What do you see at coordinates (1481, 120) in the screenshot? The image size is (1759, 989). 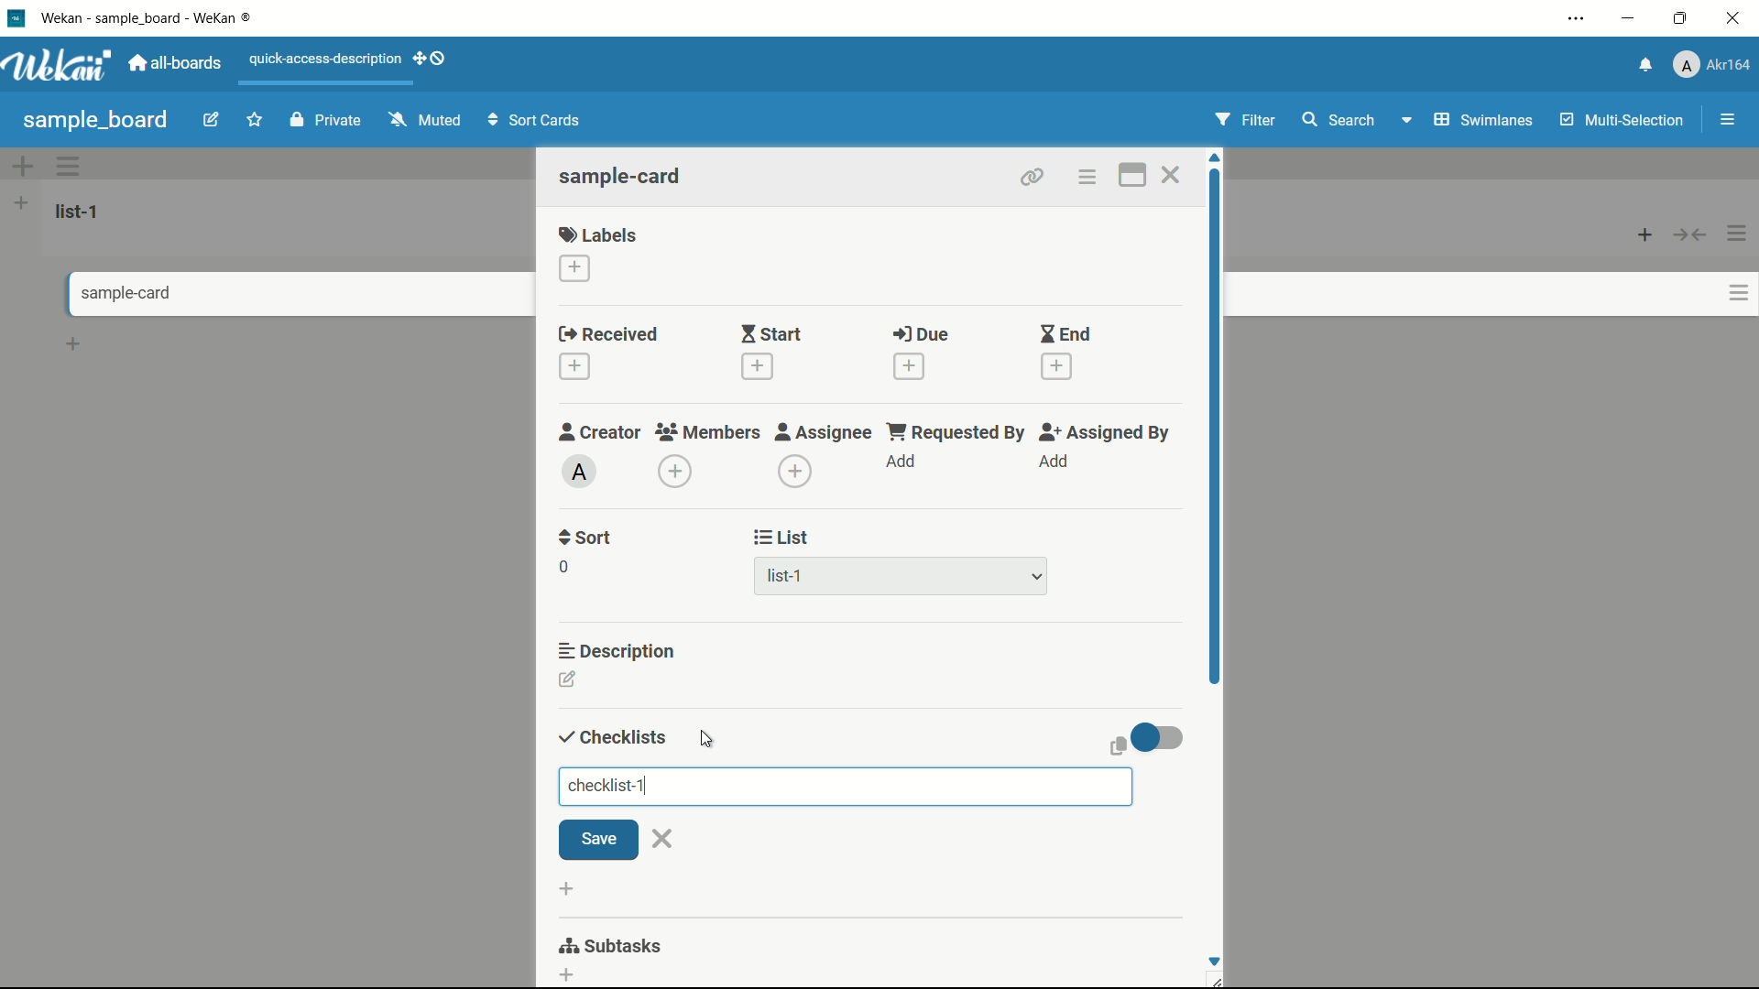 I see `swimlanes` at bounding box center [1481, 120].